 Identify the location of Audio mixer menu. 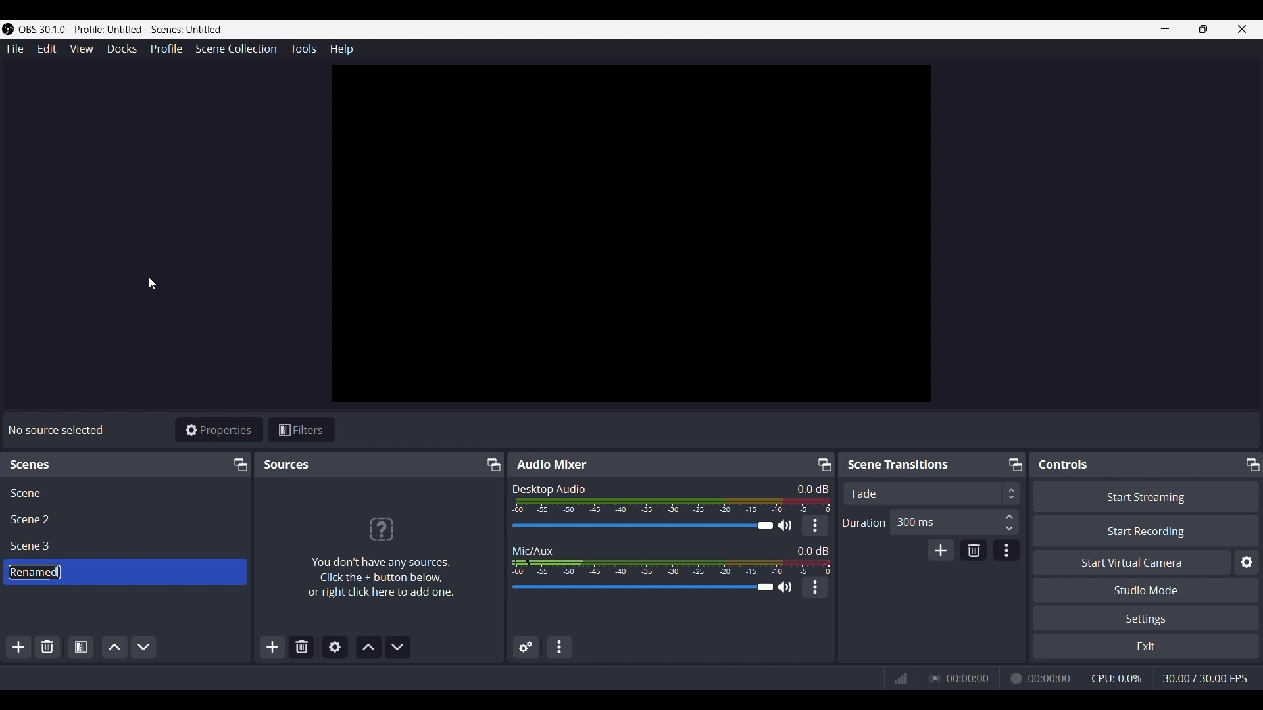
(560, 647).